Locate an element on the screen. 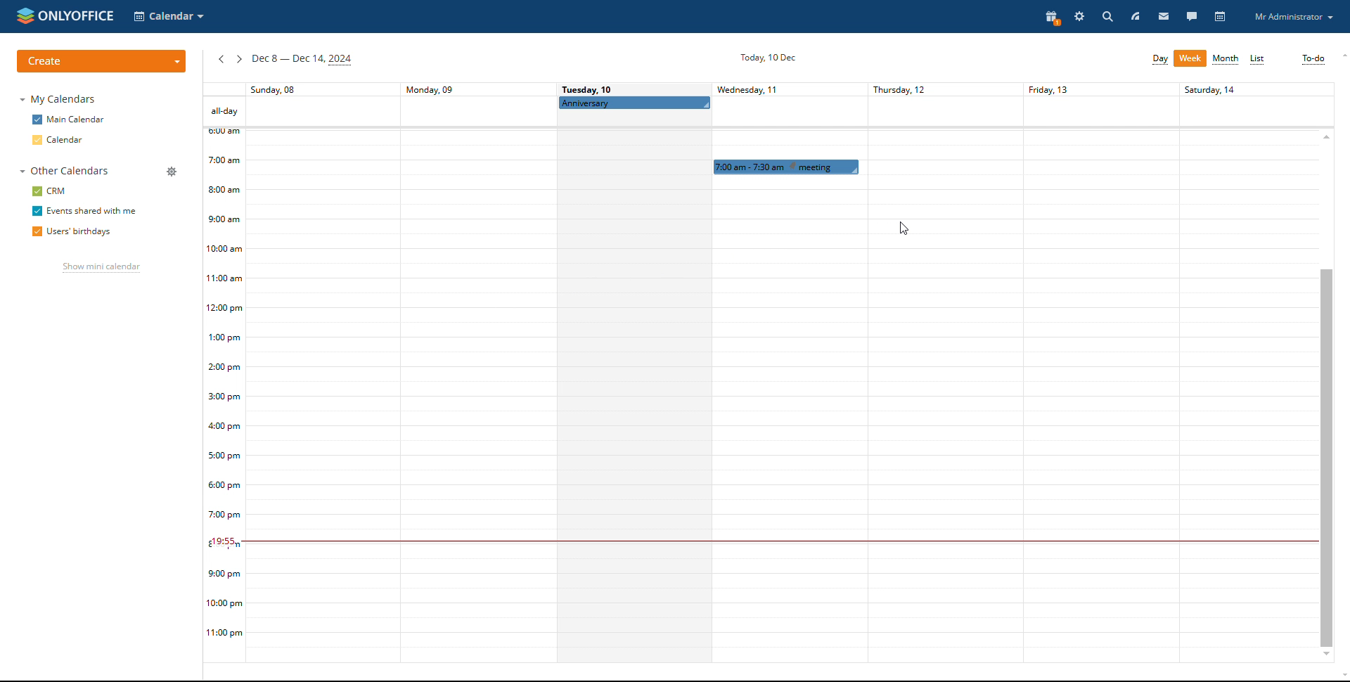 The image size is (1350, 682). onlyoffice is located at coordinates (78, 15).